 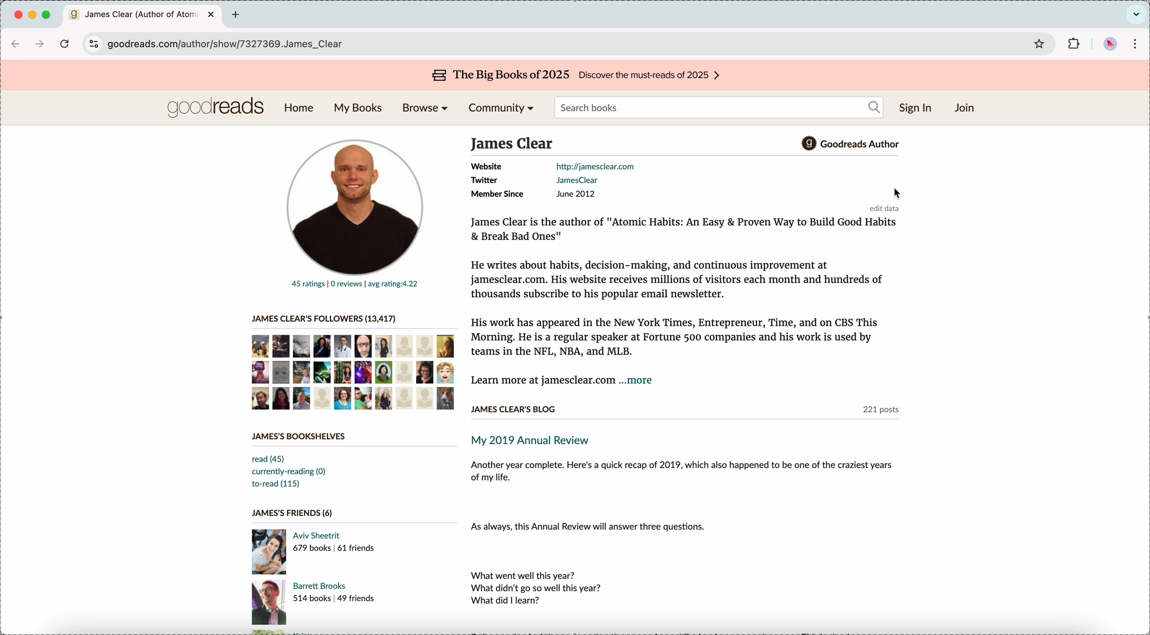 What do you see at coordinates (18, 16) in the screenshot?
I see `close Chrome` at bounding box center [18, 16].